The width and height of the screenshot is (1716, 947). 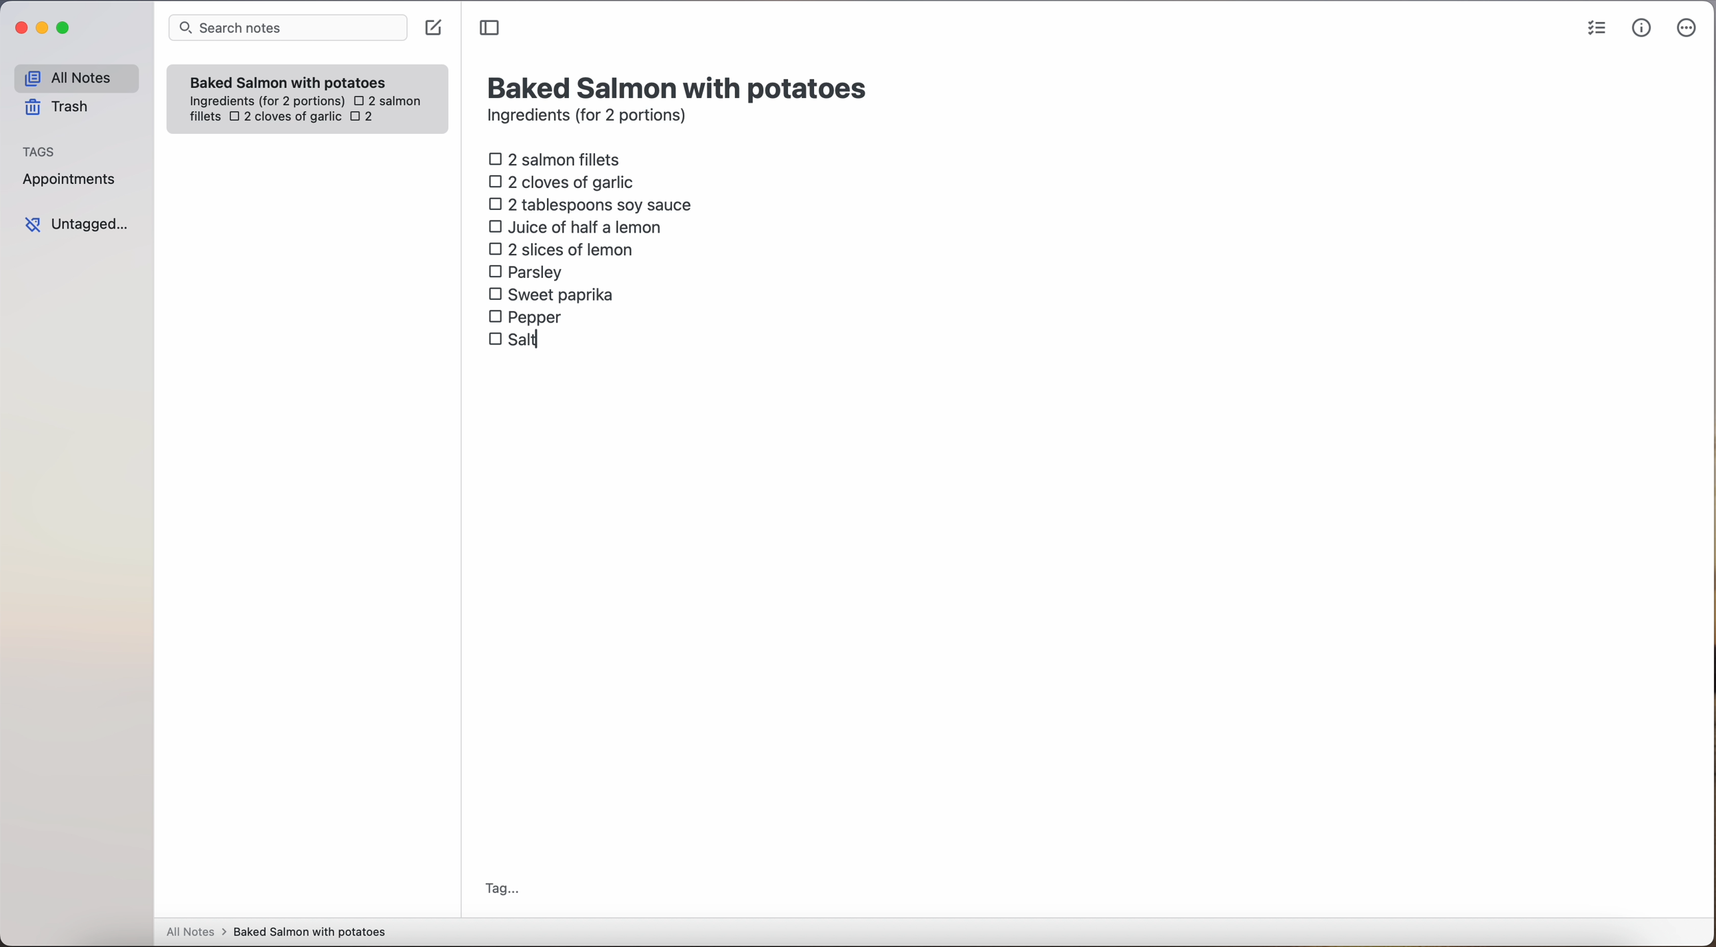 What do you see at coordinates (42, 29) in the screenshot?
I see `minimize Simplenote` at bounding box center [42, 29].